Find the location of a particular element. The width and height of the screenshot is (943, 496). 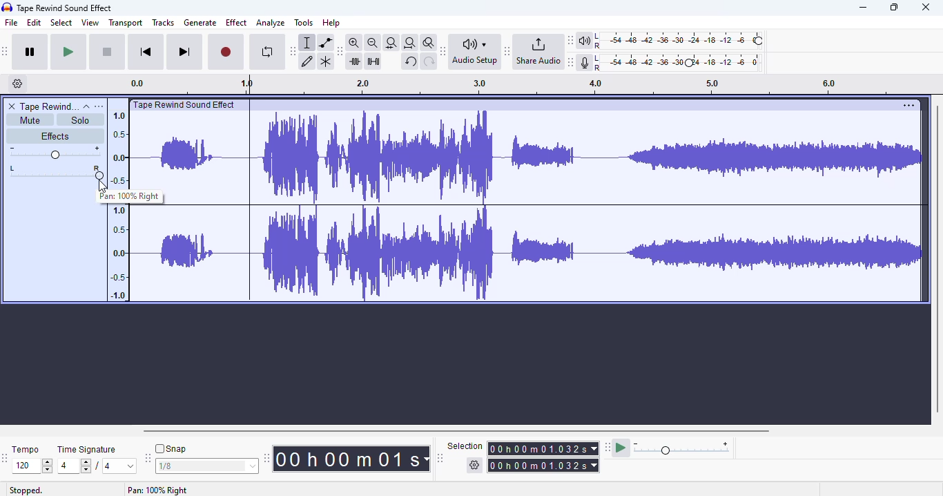

logo is located at coordinates (7, 7).